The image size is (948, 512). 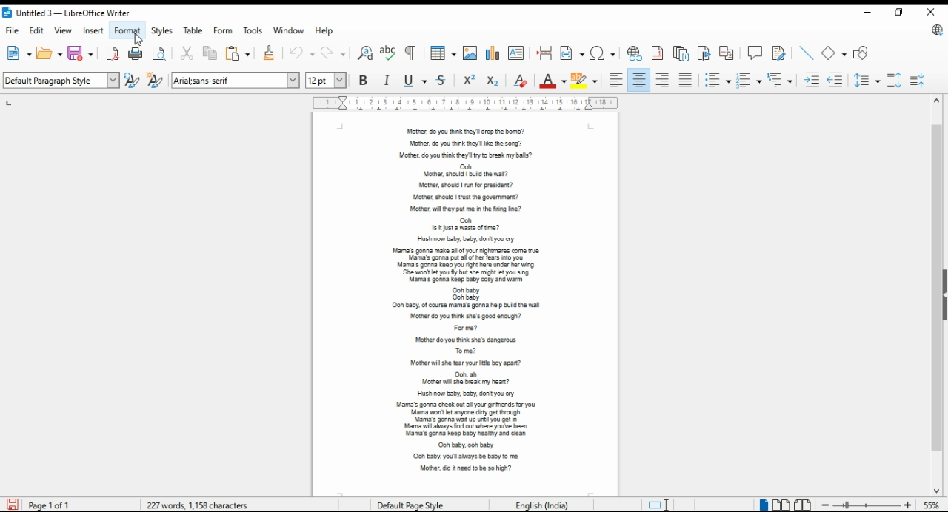 I want to click on open, so click(x=49, y=53).